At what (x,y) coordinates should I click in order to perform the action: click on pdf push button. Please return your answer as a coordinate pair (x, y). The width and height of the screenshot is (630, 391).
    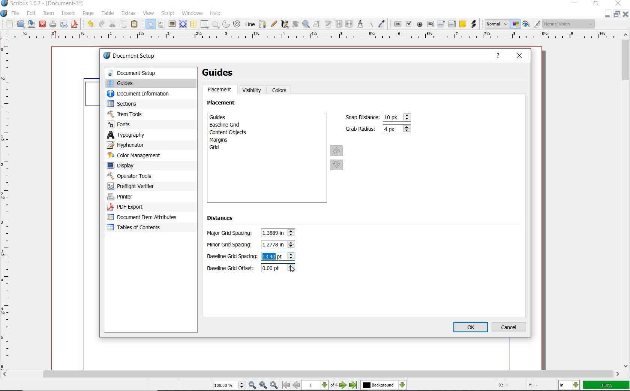
    Looking at the image, I should click on (397, 24).